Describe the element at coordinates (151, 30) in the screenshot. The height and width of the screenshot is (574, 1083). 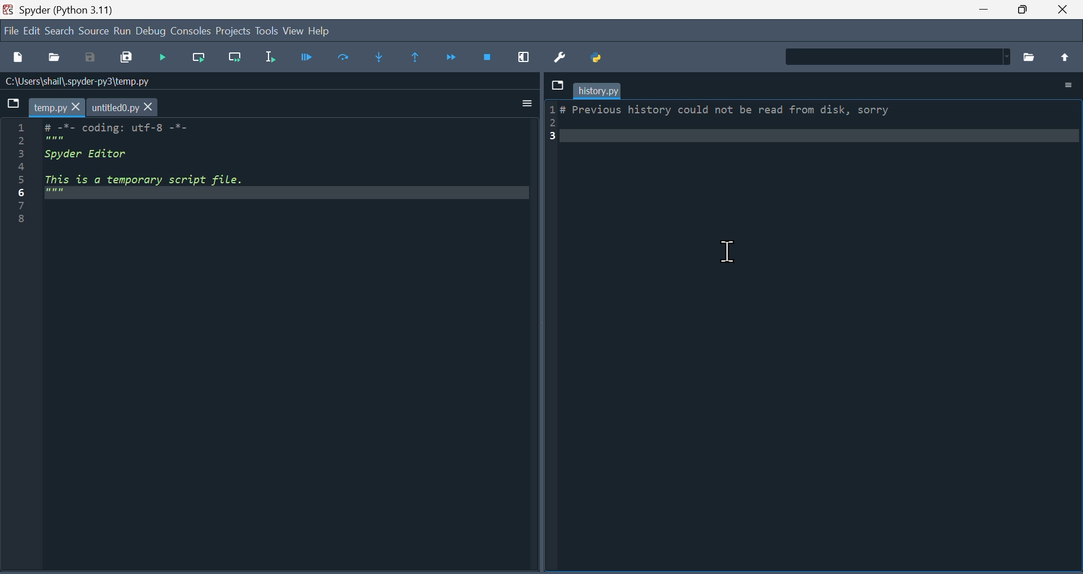
I see `Debug` at that location.